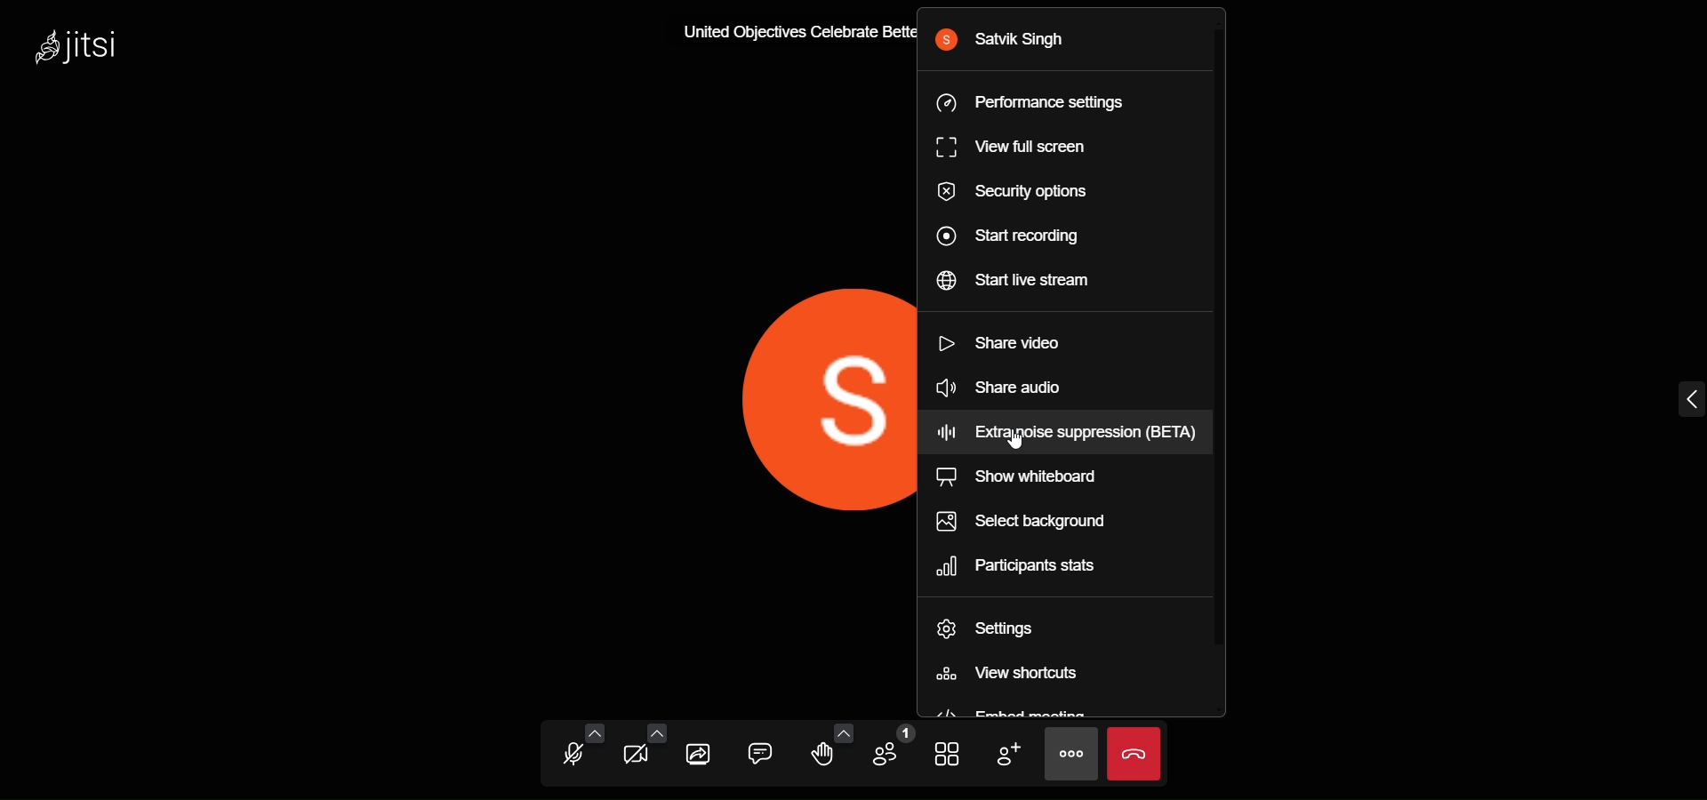 The width and height of the screenshot is (1707, 800). I want to click on microphone, so click(572, 756).